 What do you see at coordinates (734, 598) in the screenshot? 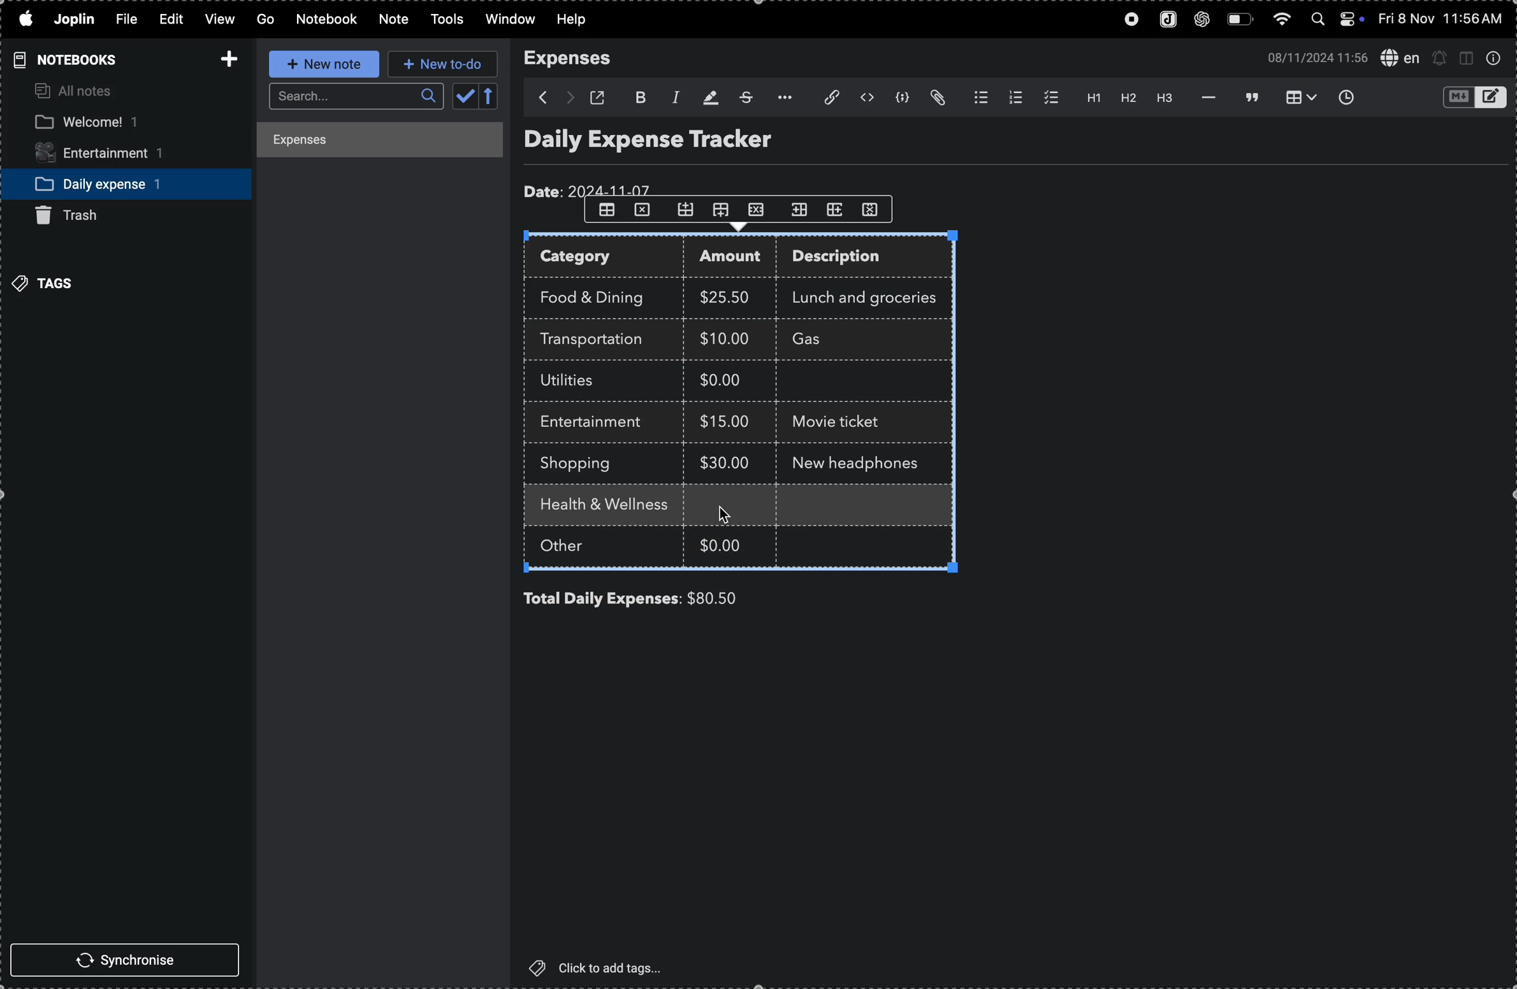
I see `$80.00` at bounding box center [734, 598].